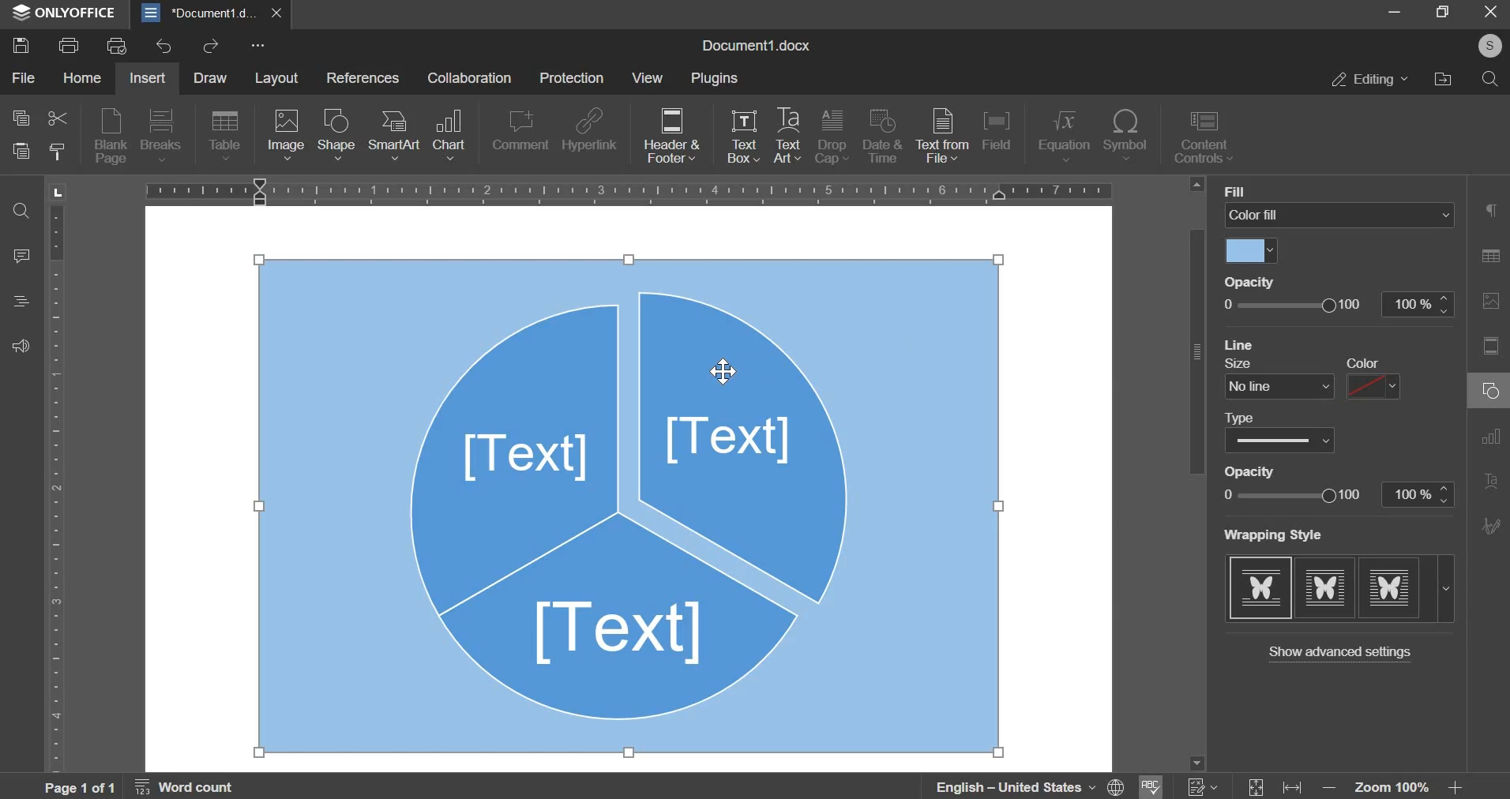 The height and width of the screenshot is (799, 1510). Describe the element at coordinates (68, 44) in the screenshot. I see `print` at that location.